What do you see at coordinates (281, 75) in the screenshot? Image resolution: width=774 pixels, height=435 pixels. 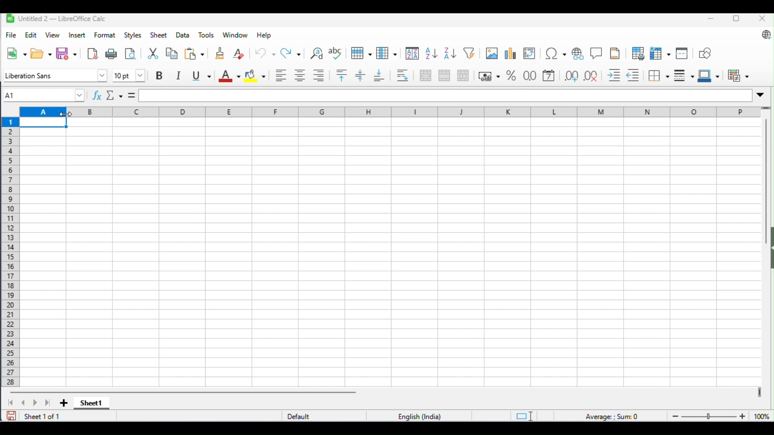 I see `align left` at bounding box center [281, 75].